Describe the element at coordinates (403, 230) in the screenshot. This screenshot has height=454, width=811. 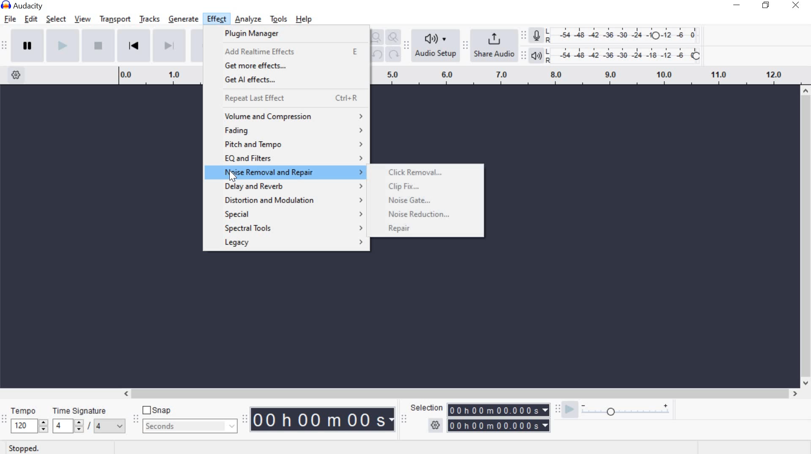
I see `repair` at that location.